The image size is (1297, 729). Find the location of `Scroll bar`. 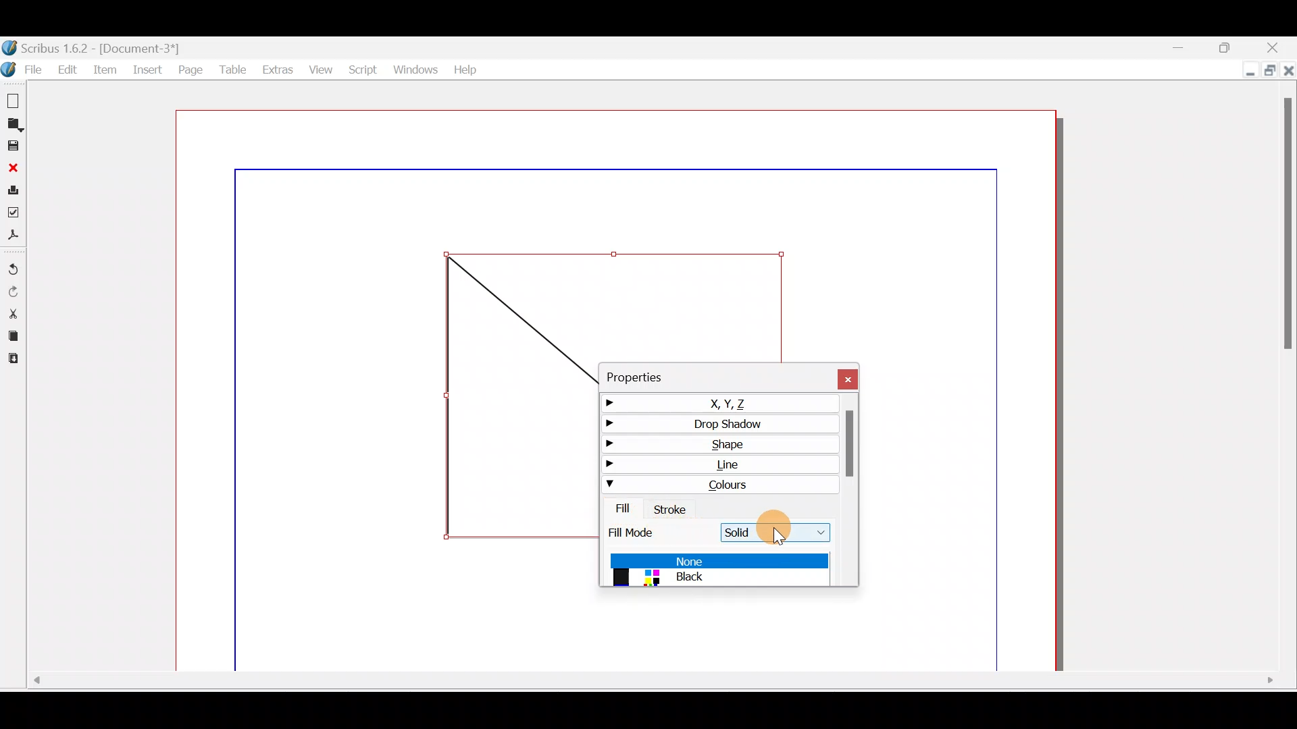

Scroll bar is located at coordinates (1288, 380).